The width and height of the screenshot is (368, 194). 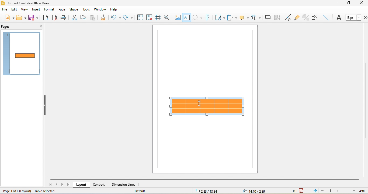 I want to click on paste, so click(x=94, y=17).